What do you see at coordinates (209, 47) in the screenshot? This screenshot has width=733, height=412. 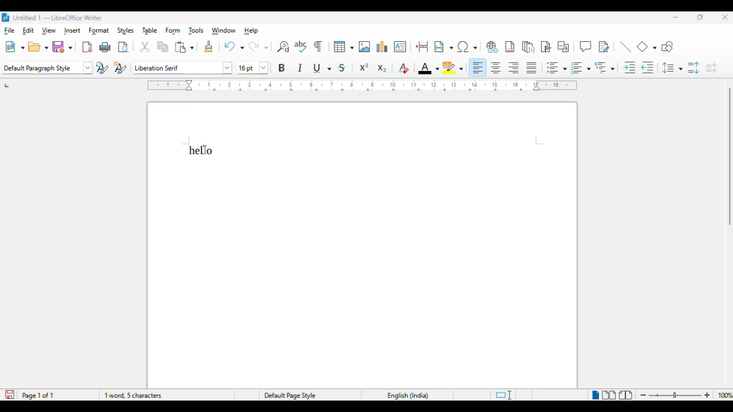 I see `clone formatting` at bounding box center [209, 47].